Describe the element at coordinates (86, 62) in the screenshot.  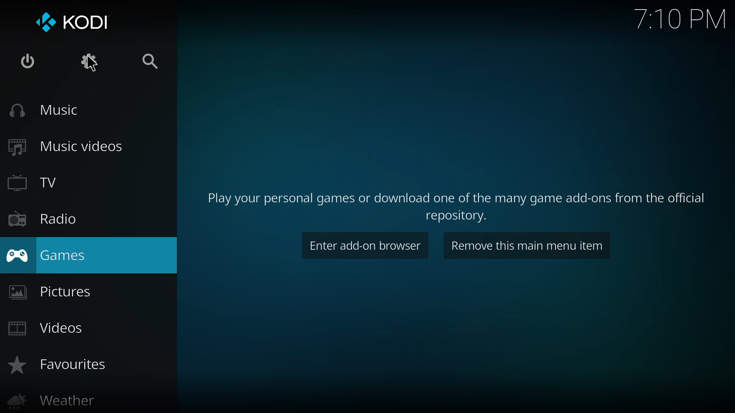
I see `settings` at that location.